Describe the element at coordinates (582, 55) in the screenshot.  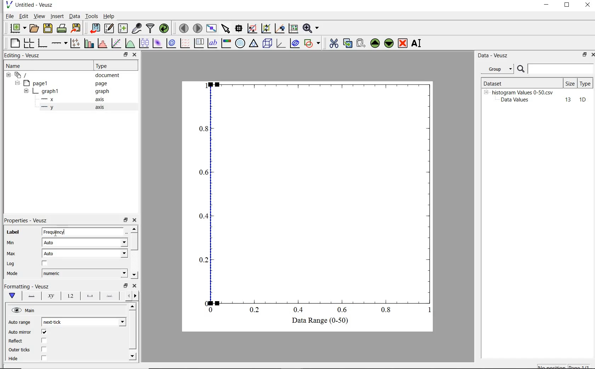
I see `restore down` at that location.